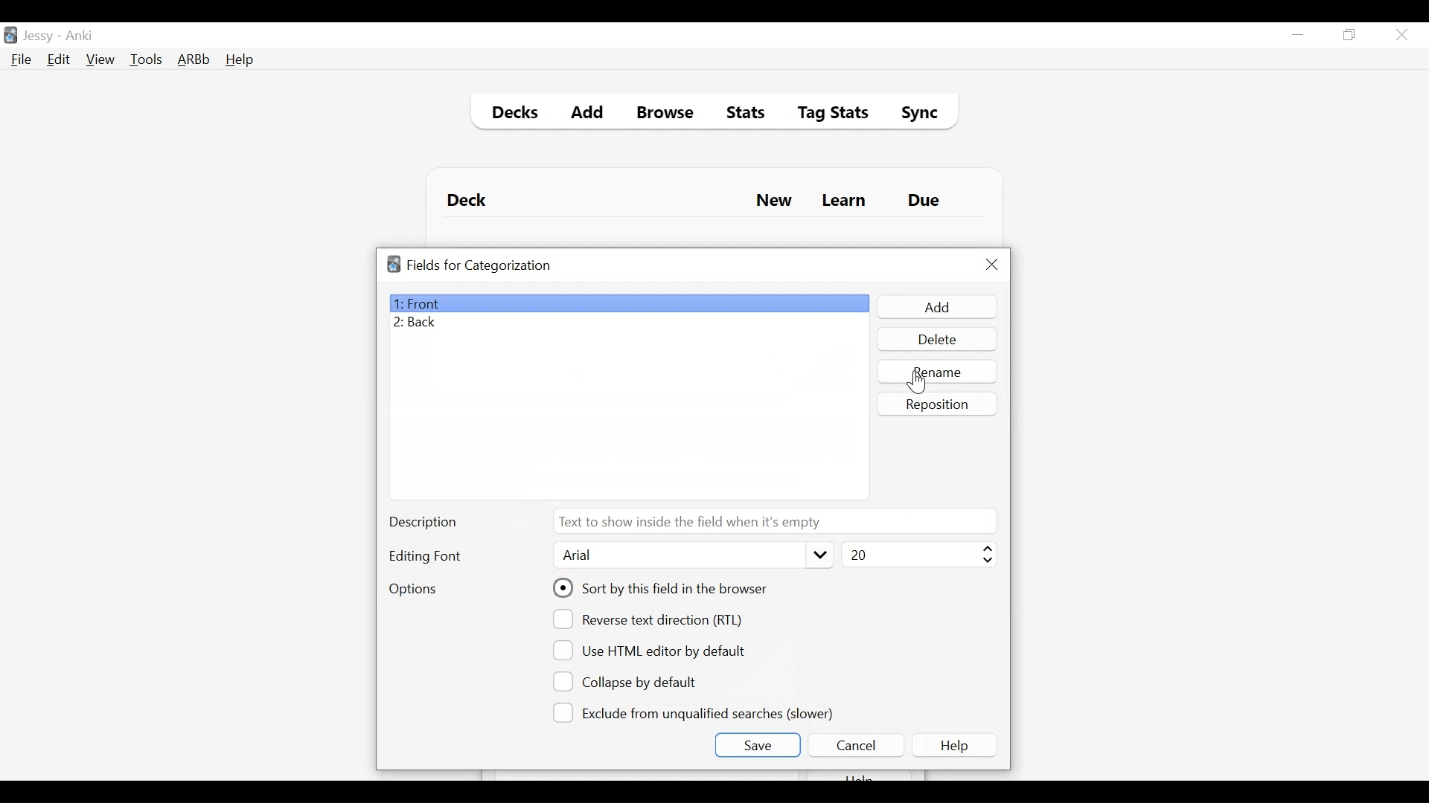 Image resolution: width=1429 pixels, height=803 pixels. What do you see at coordinates (939, 371) in the screenshot?
I see `Rename` at bounding box center [939, 371].